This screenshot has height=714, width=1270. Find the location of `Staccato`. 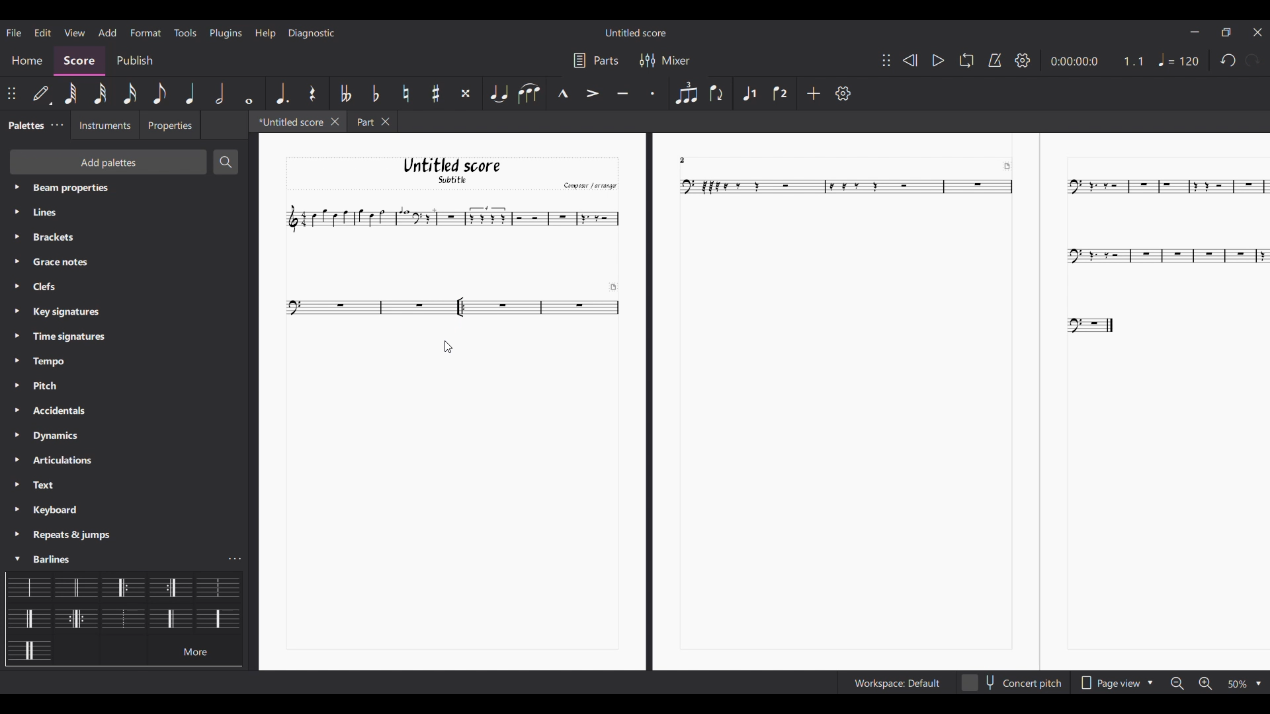

Staccato is located at coordinates (652, 94).